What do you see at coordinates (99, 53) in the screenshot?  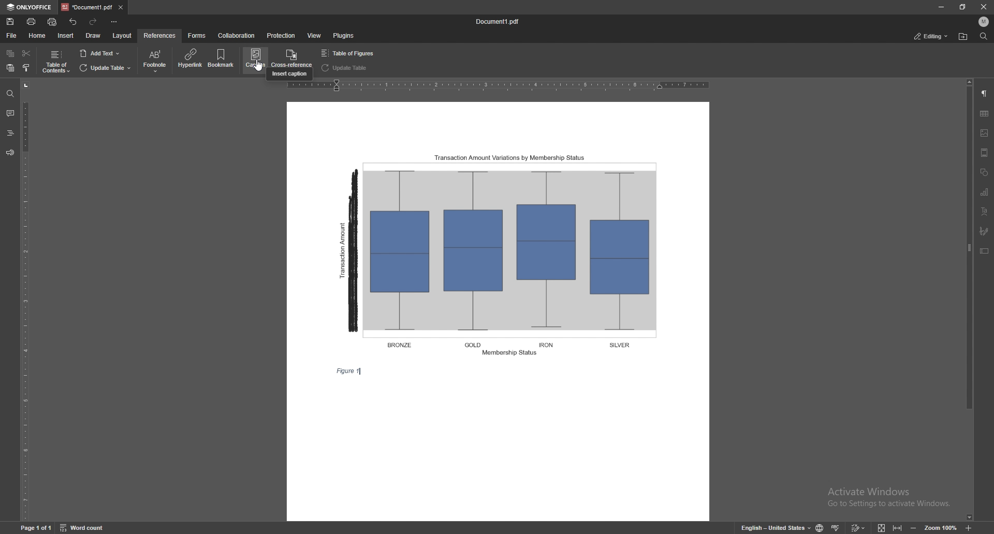 I see `add text` at bounding box center [99, 53].